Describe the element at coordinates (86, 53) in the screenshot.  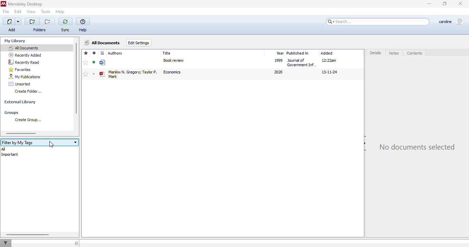
I see `favorites` at that location.